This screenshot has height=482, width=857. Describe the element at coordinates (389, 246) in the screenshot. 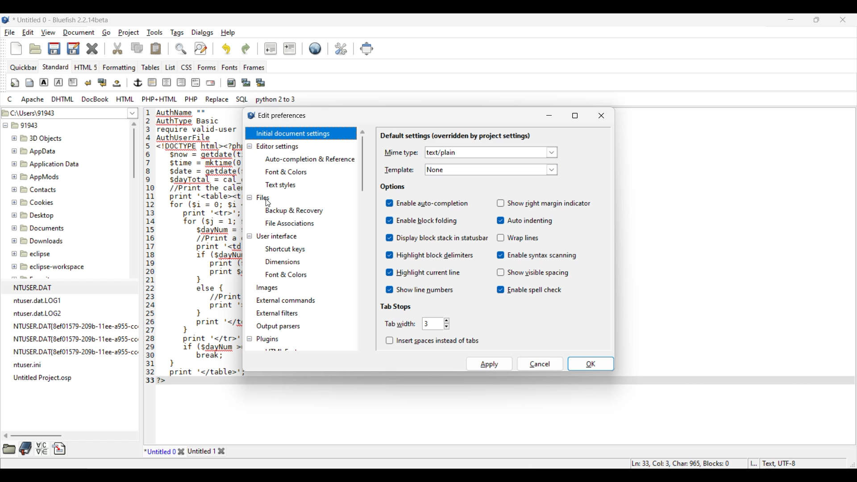

I see `Indicates toggle on/off` at that location.